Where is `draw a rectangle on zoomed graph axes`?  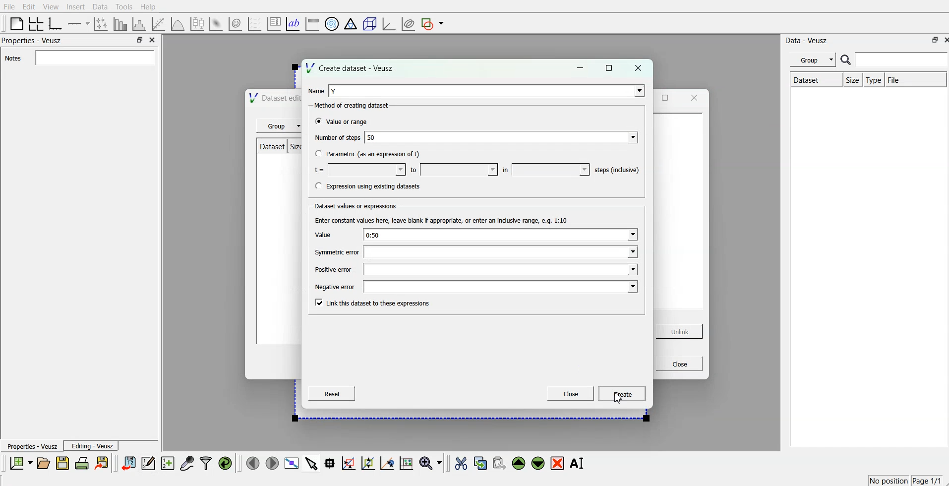
draw a rectangle on zoomed graph axes is located at coordinates (349, 464).